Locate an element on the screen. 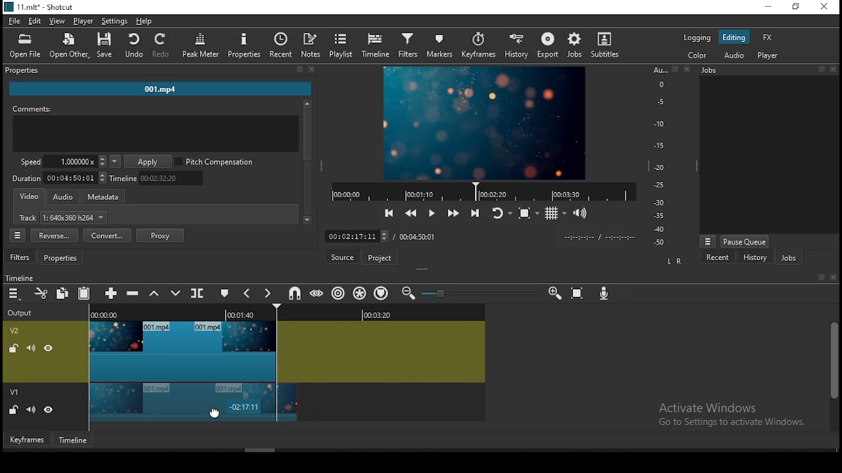  toggle zoom is located at coordinates (528, 212).